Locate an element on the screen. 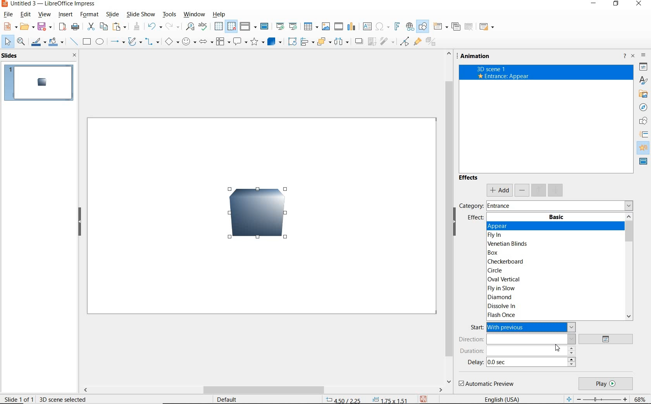 The image size is (651, 404). PROPERTIES is located at coordinates (643, 68).